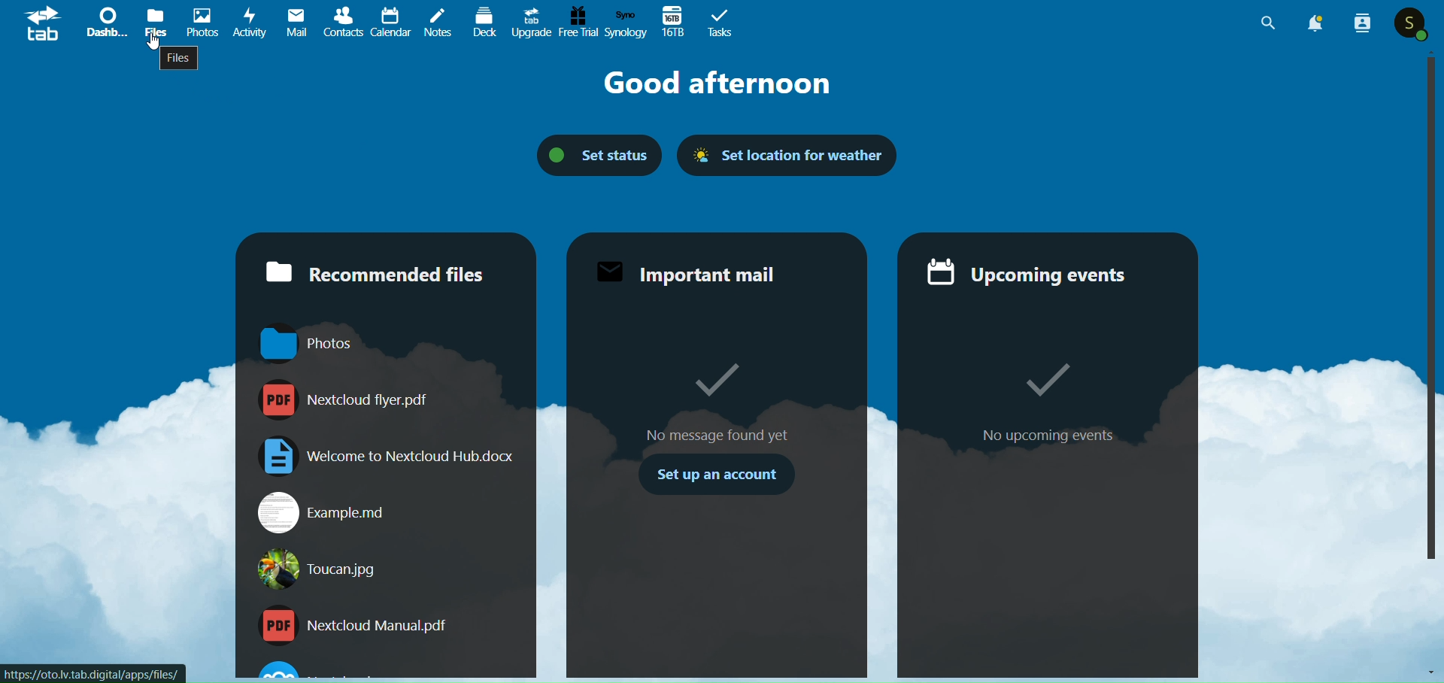  Describe the element at coordinates (387, 569) in the screenshot. I see `Toucan.jpg` at that location.